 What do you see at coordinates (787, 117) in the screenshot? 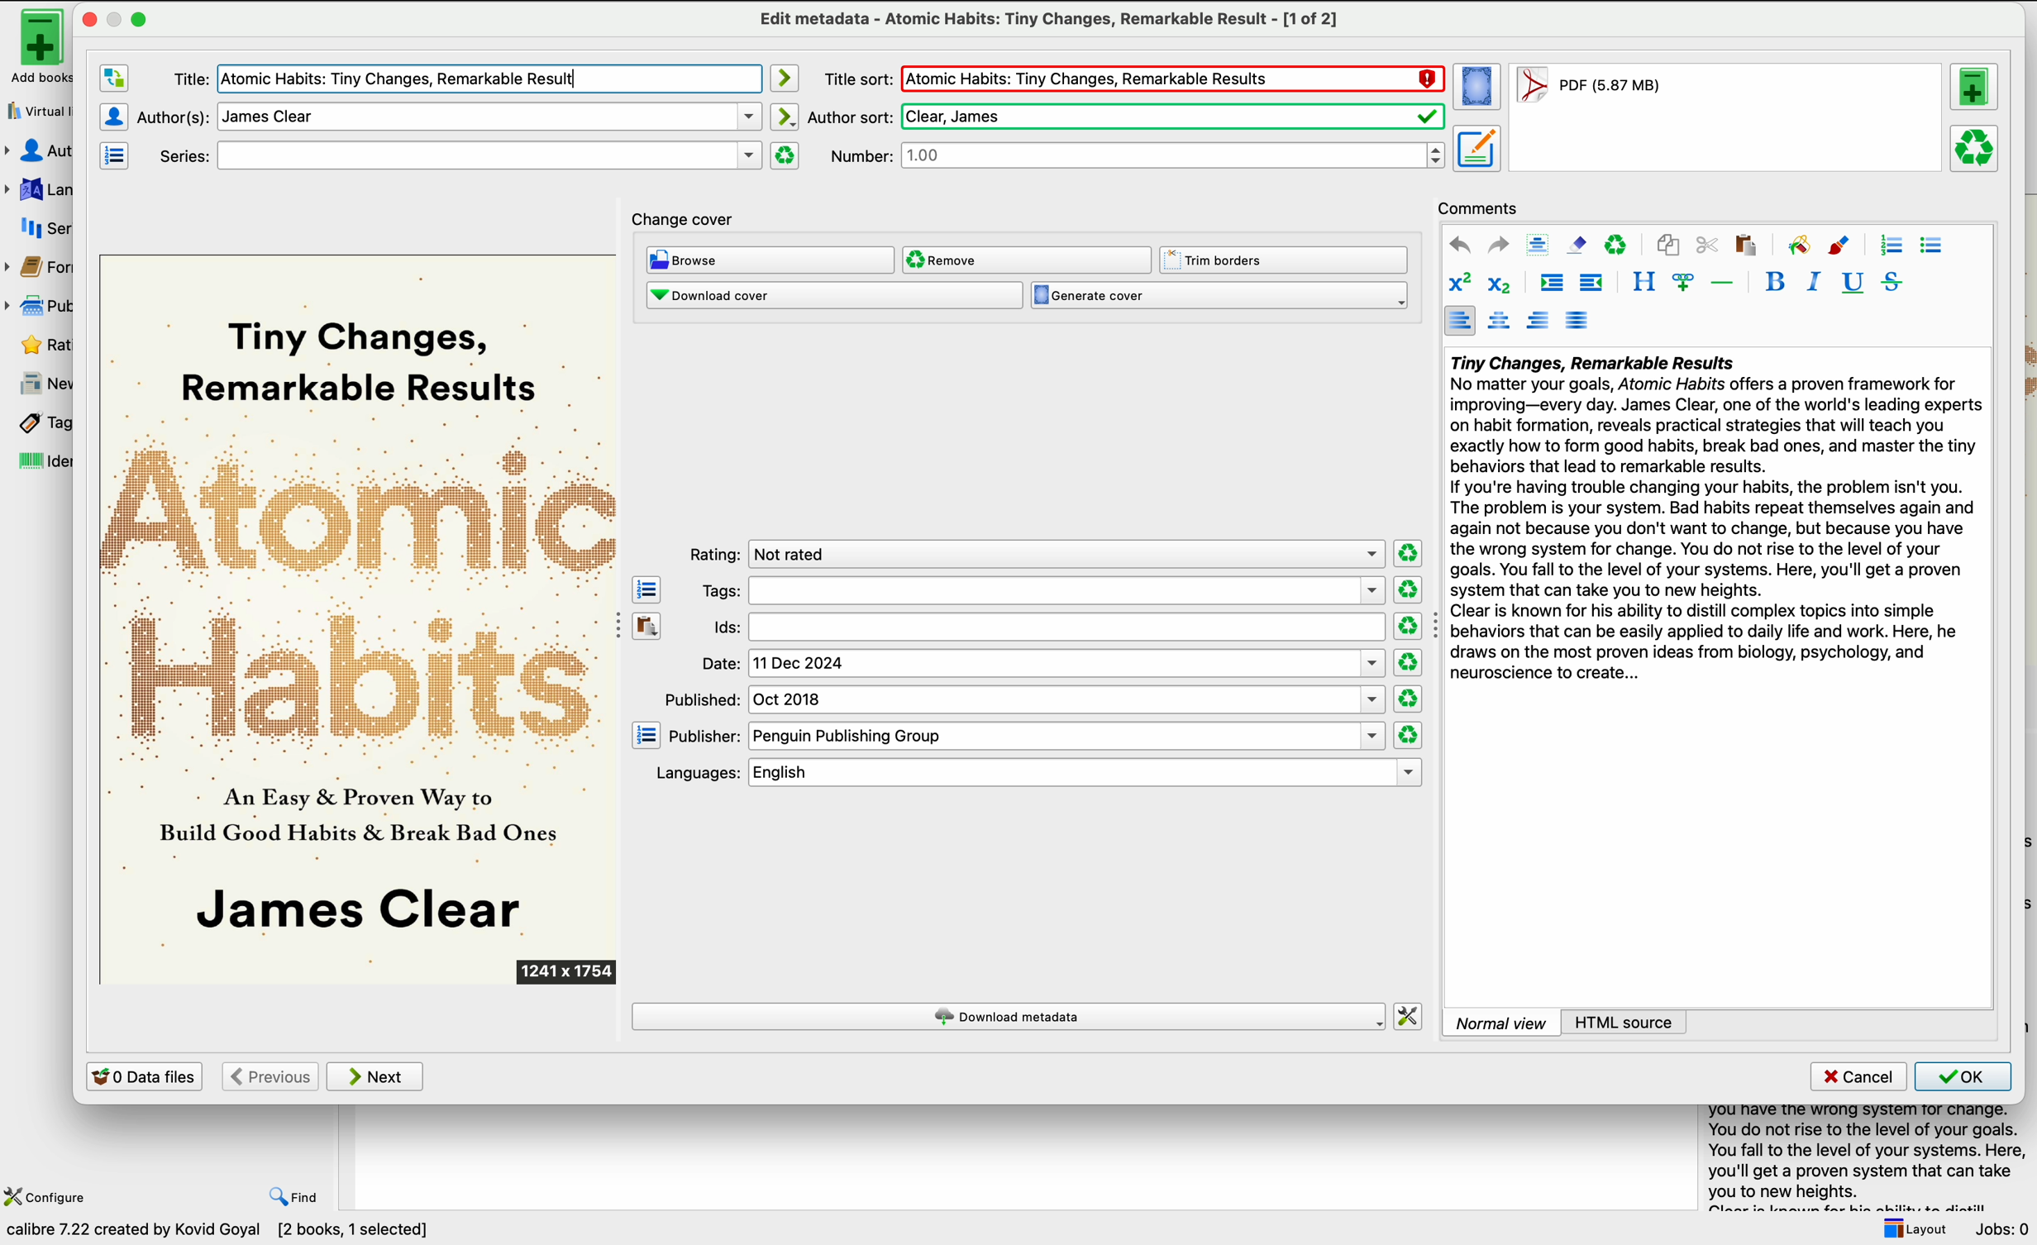
I see `automatically mode icon` at bounding box center [787, 117].